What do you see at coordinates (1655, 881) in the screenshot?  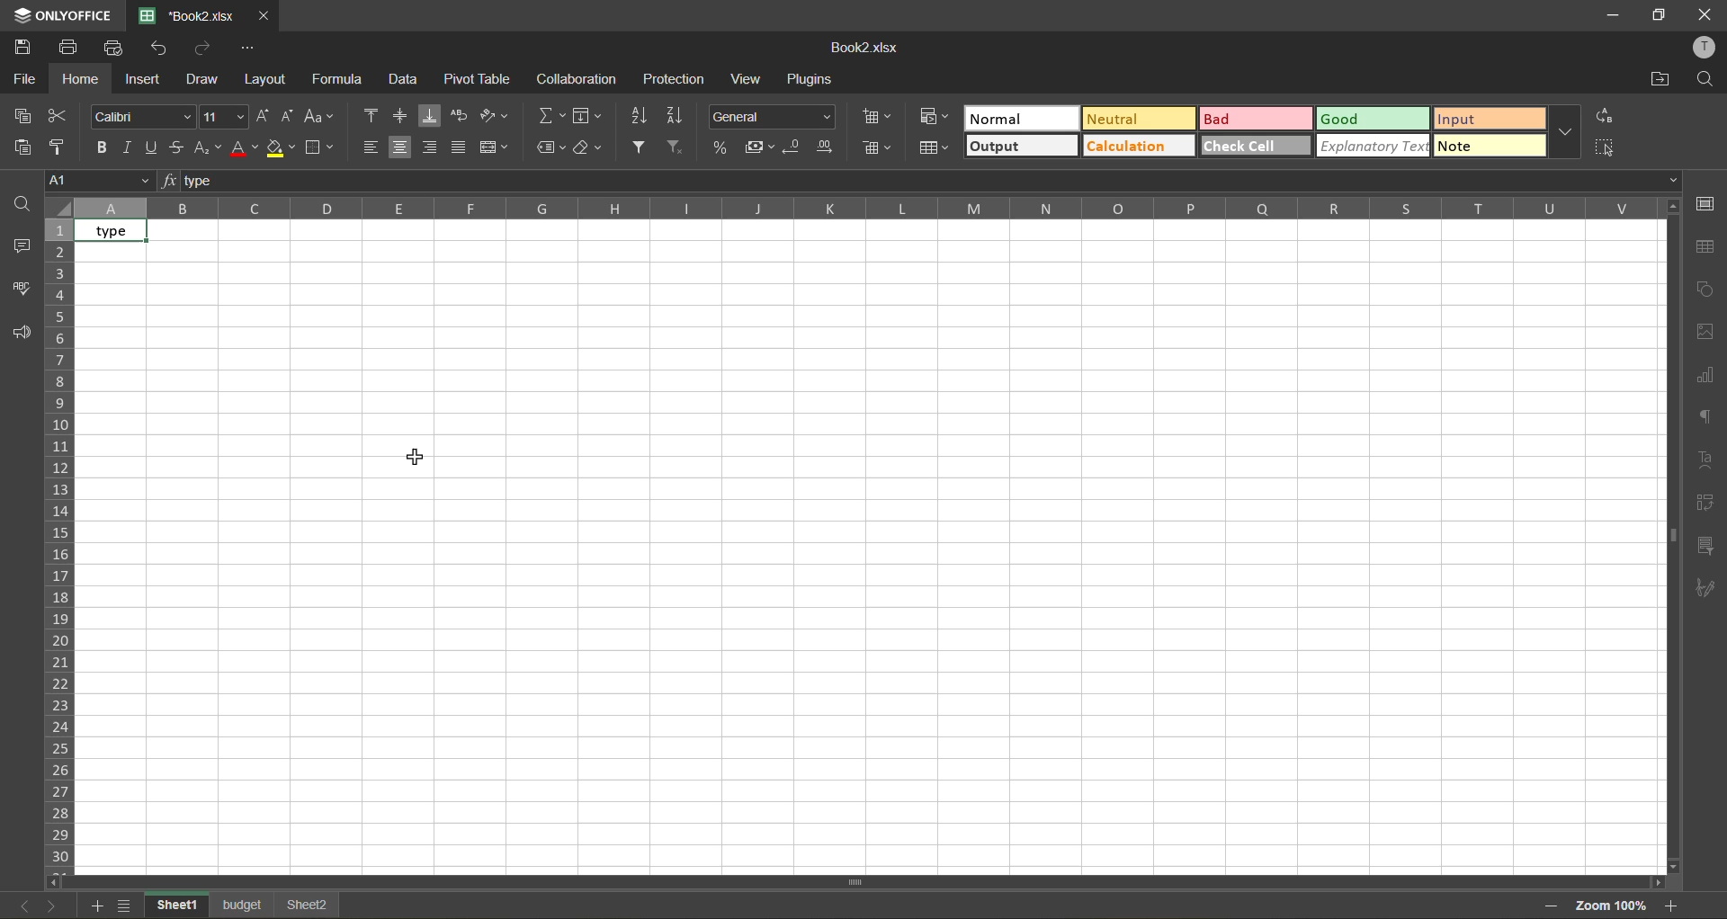 I see `move right` at bounding box center [1655, 881].